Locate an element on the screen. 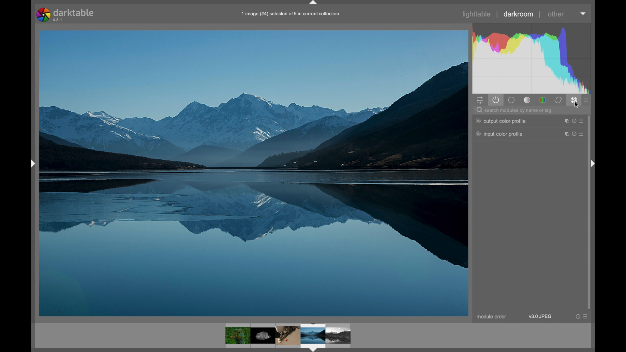 This screenshot has height=352, width=626. drag handle is located at coordinates (314, 3).